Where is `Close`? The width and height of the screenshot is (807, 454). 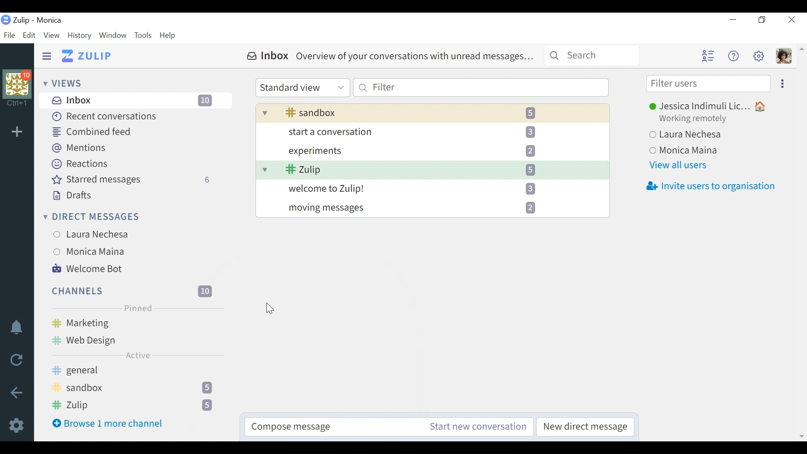
Close is located at coordinates (793, 19).